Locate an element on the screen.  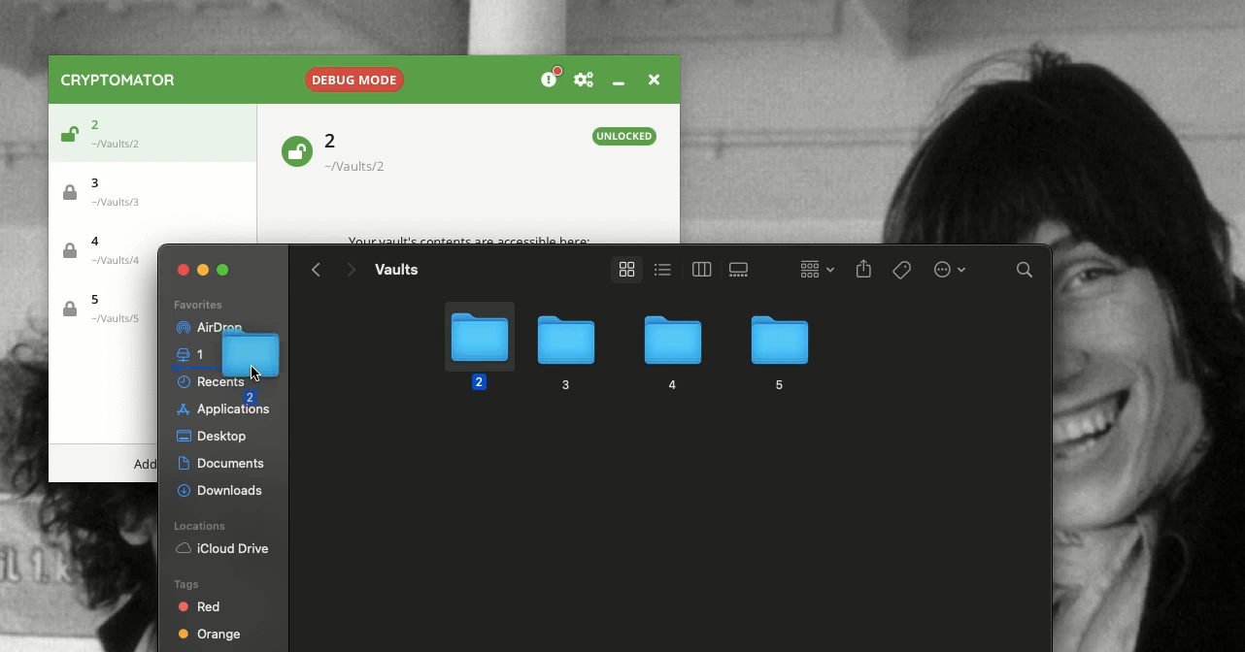
Recents is located at coordinates (194, 381).